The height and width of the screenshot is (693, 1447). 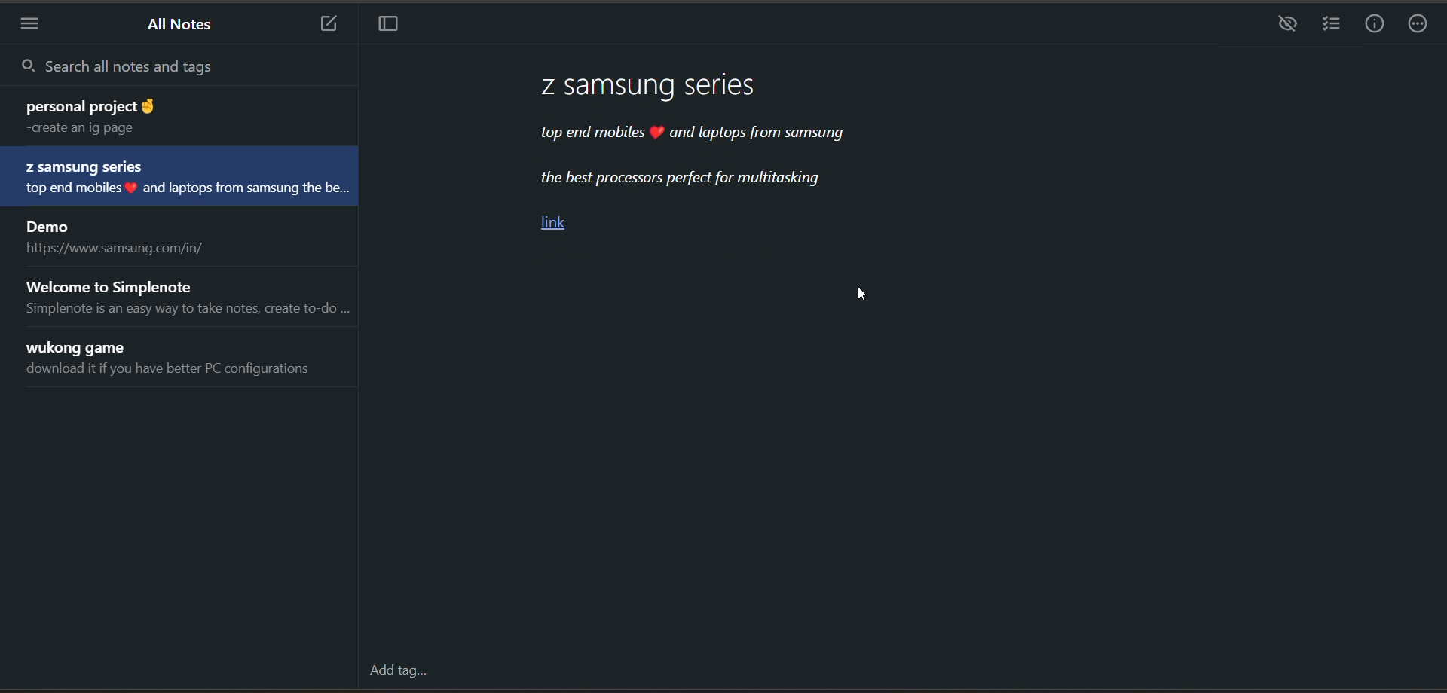 I want to click on note title and preview, so click(x=184, y=179).